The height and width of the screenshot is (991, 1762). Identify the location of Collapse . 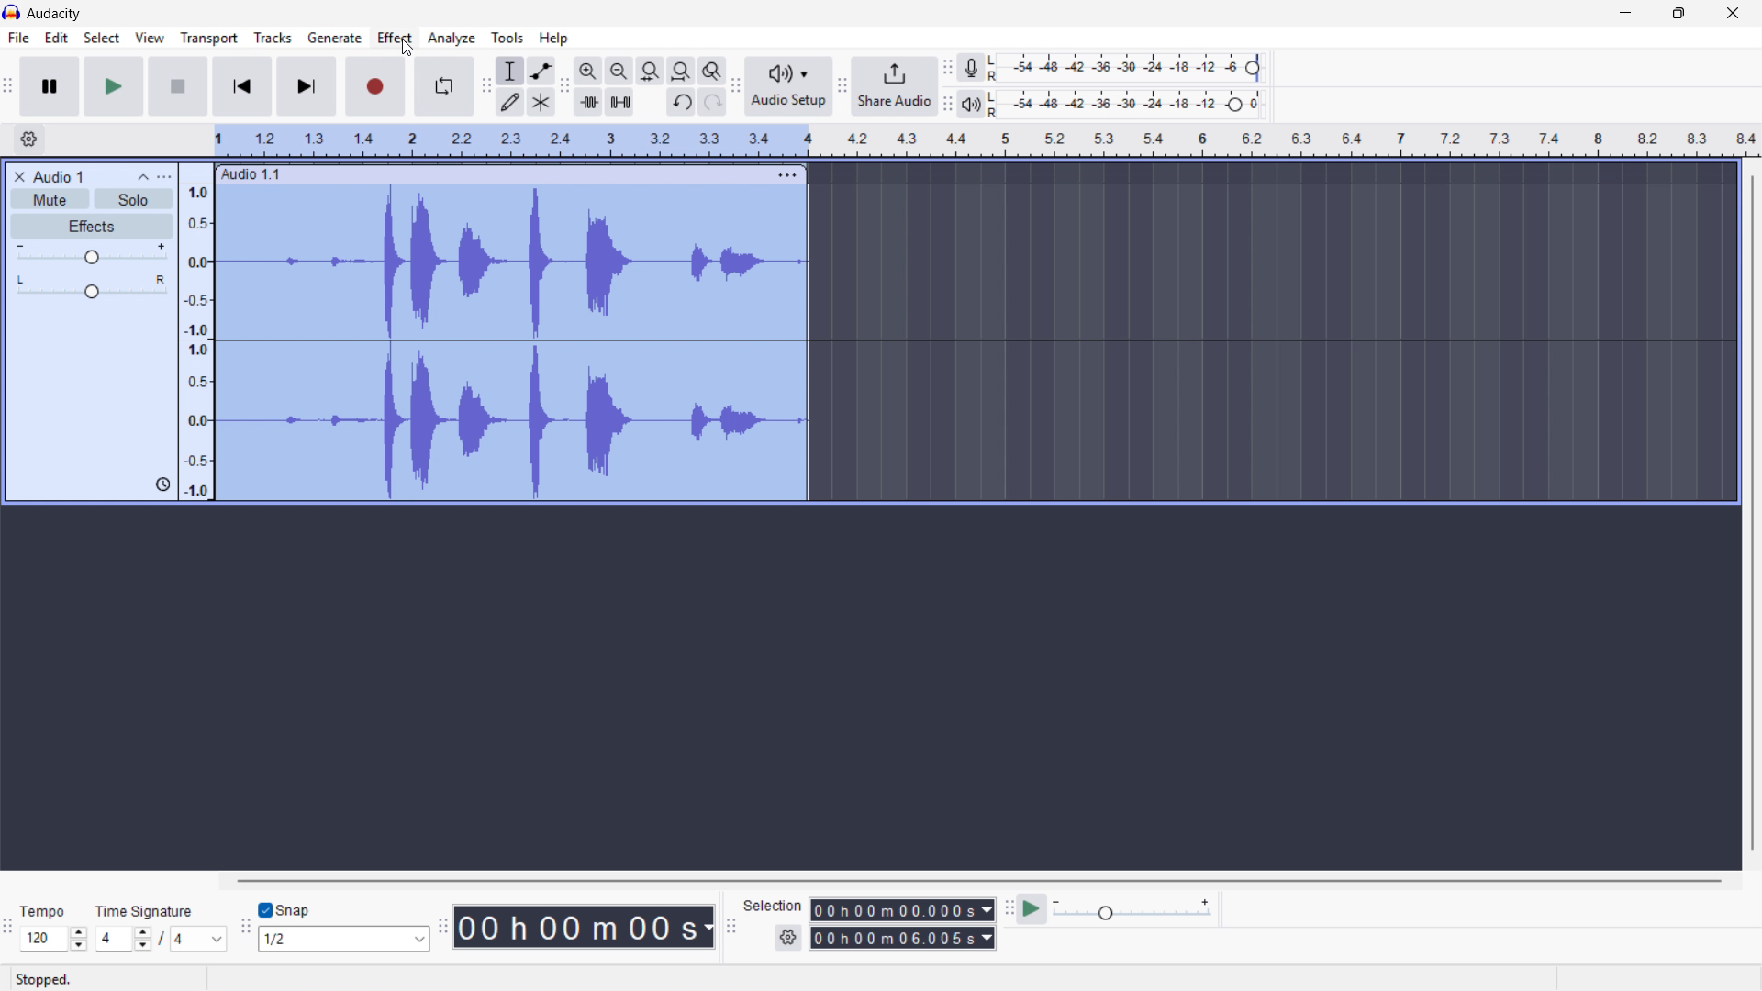
(143, 177).